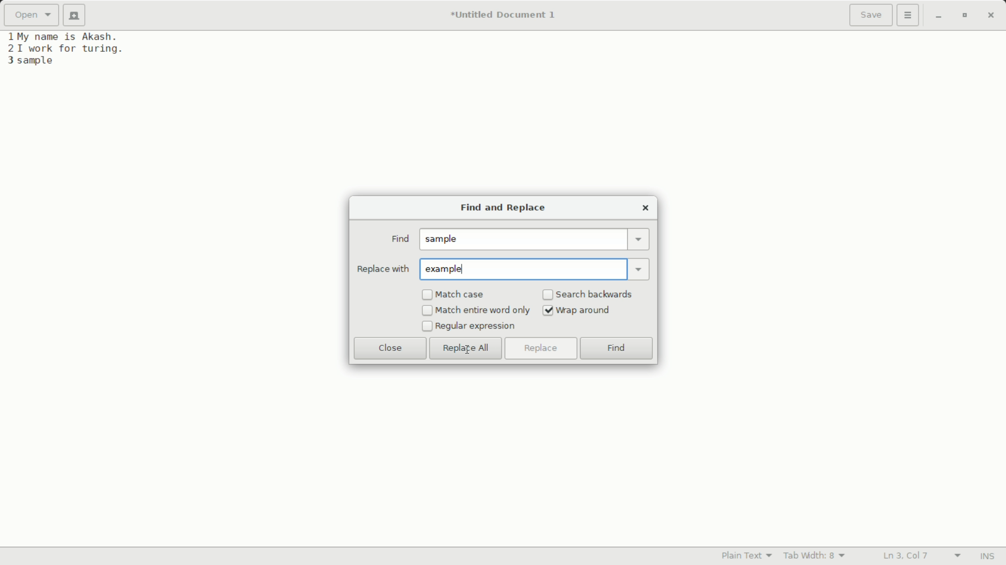  Describe the element at coordinates (964, 16) in the screenshot. I see `maximize or restore` at that location.